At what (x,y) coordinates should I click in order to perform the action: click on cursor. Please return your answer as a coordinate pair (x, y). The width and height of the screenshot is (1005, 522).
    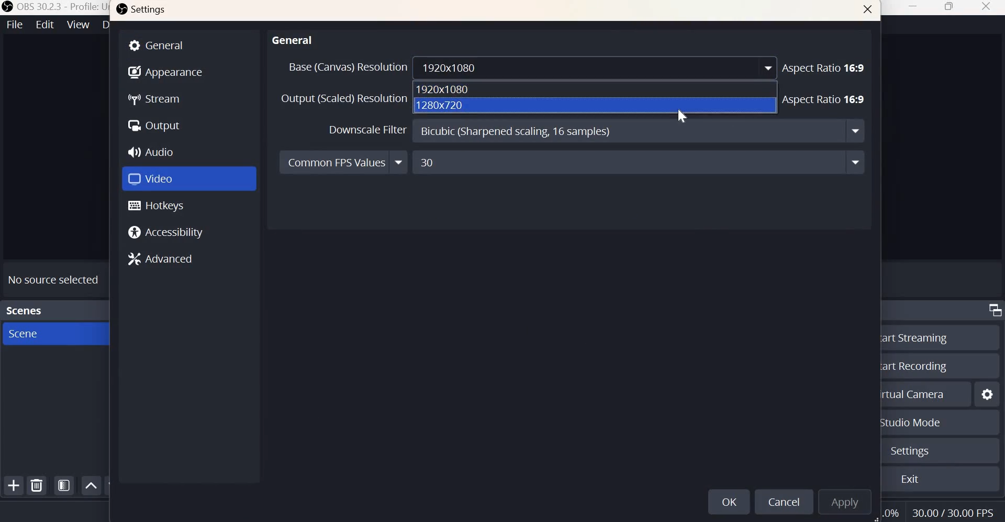
    Looking at the image, I should click on (680, 115).